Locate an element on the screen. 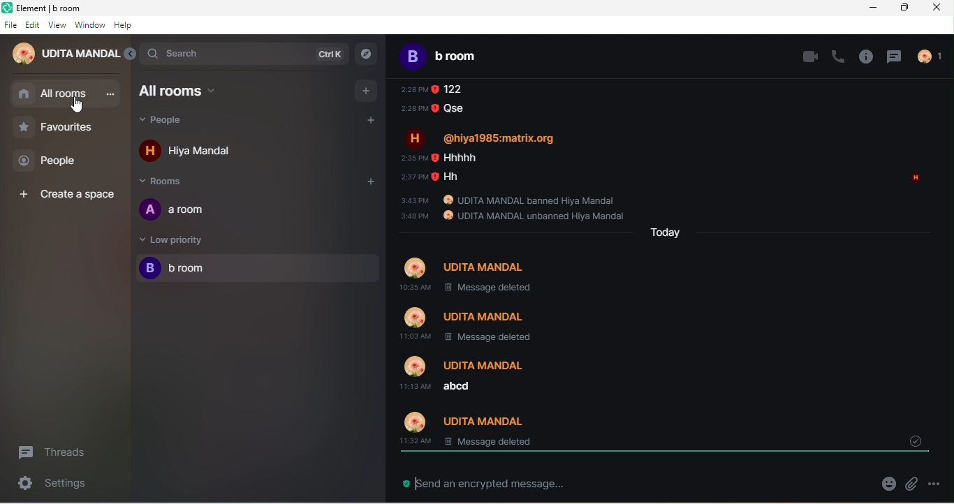  all rooms is located at coordinates (200, 90).